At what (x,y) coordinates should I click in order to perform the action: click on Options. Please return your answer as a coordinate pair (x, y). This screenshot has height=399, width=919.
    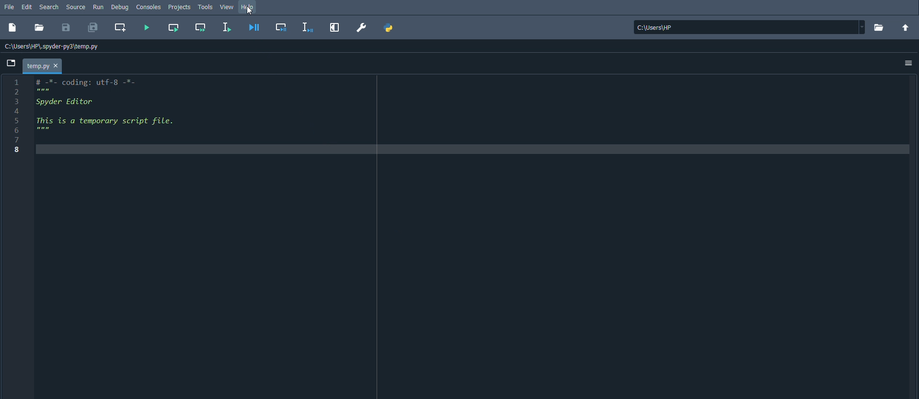
    Looking at the image, I should click on (910, 63).